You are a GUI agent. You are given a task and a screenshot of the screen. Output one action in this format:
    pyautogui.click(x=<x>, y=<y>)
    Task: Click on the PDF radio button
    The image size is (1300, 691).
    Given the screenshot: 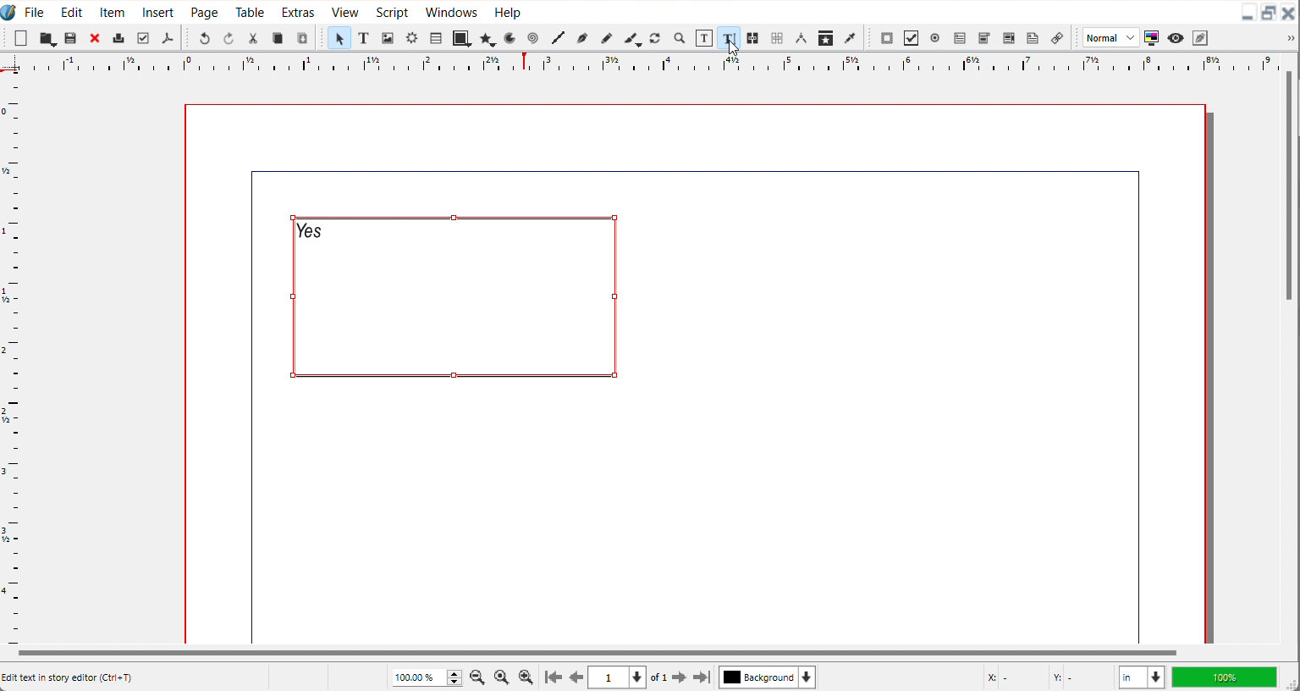 What is the action you would take?
    pyautogui.click(x=934, y=38)
    